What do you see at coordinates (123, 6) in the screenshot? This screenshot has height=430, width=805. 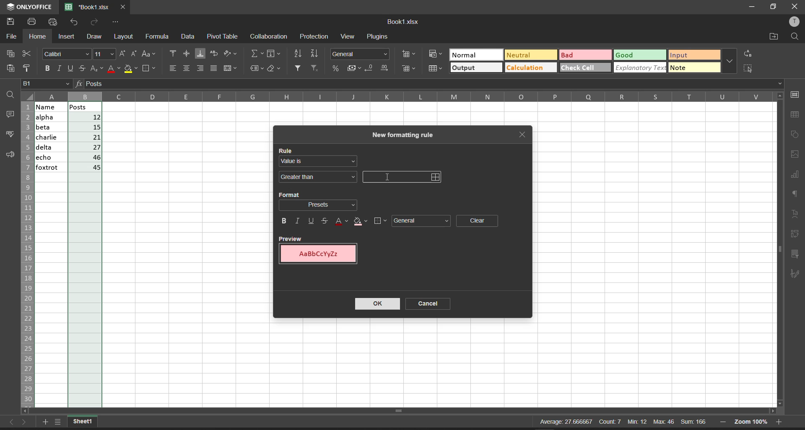 I see `close tab` at bounding box center [123, 6].